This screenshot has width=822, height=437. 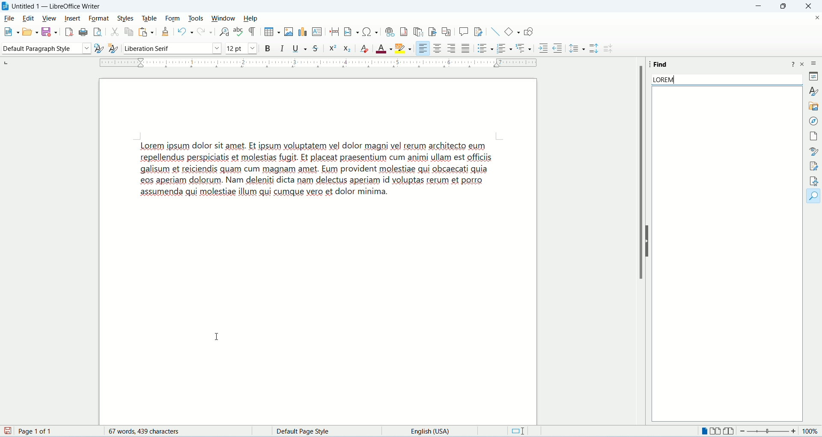 I want to click on strikethrough, so click(x=316, y=48).